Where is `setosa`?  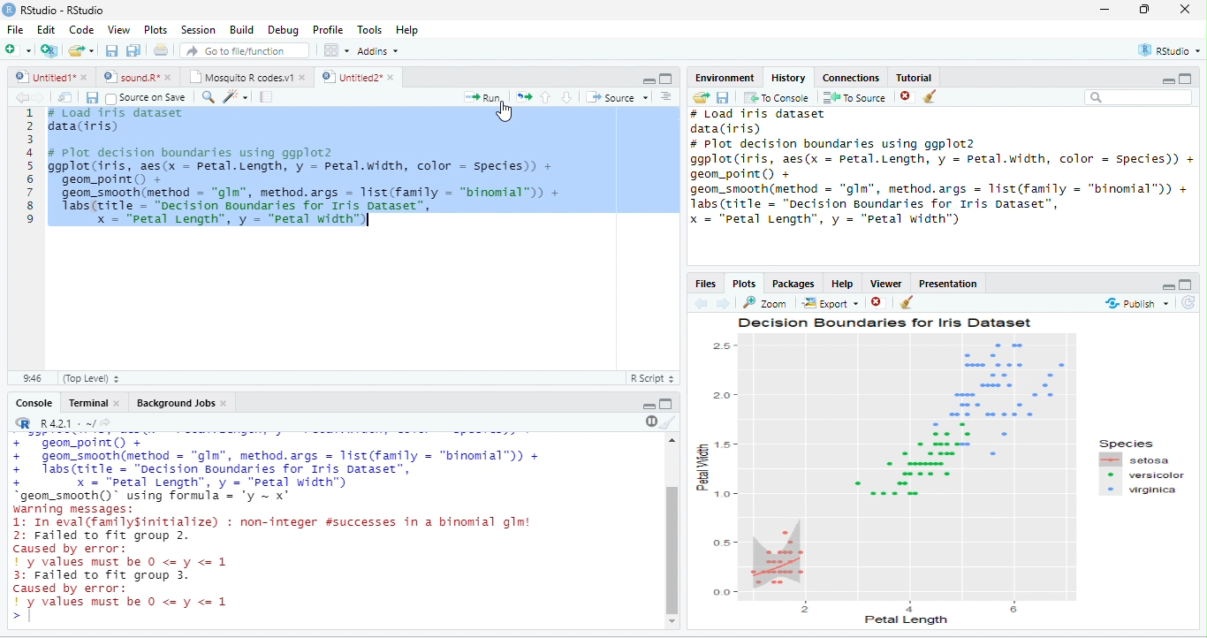 setosa is located at coordinates (1136, 460).